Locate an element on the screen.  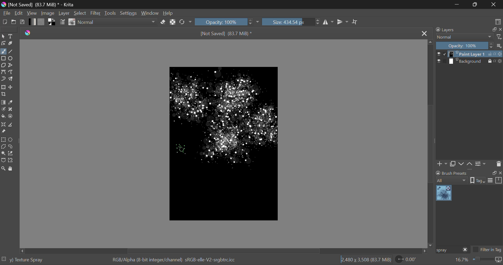
zoom value is located at coordinates (462, 260).